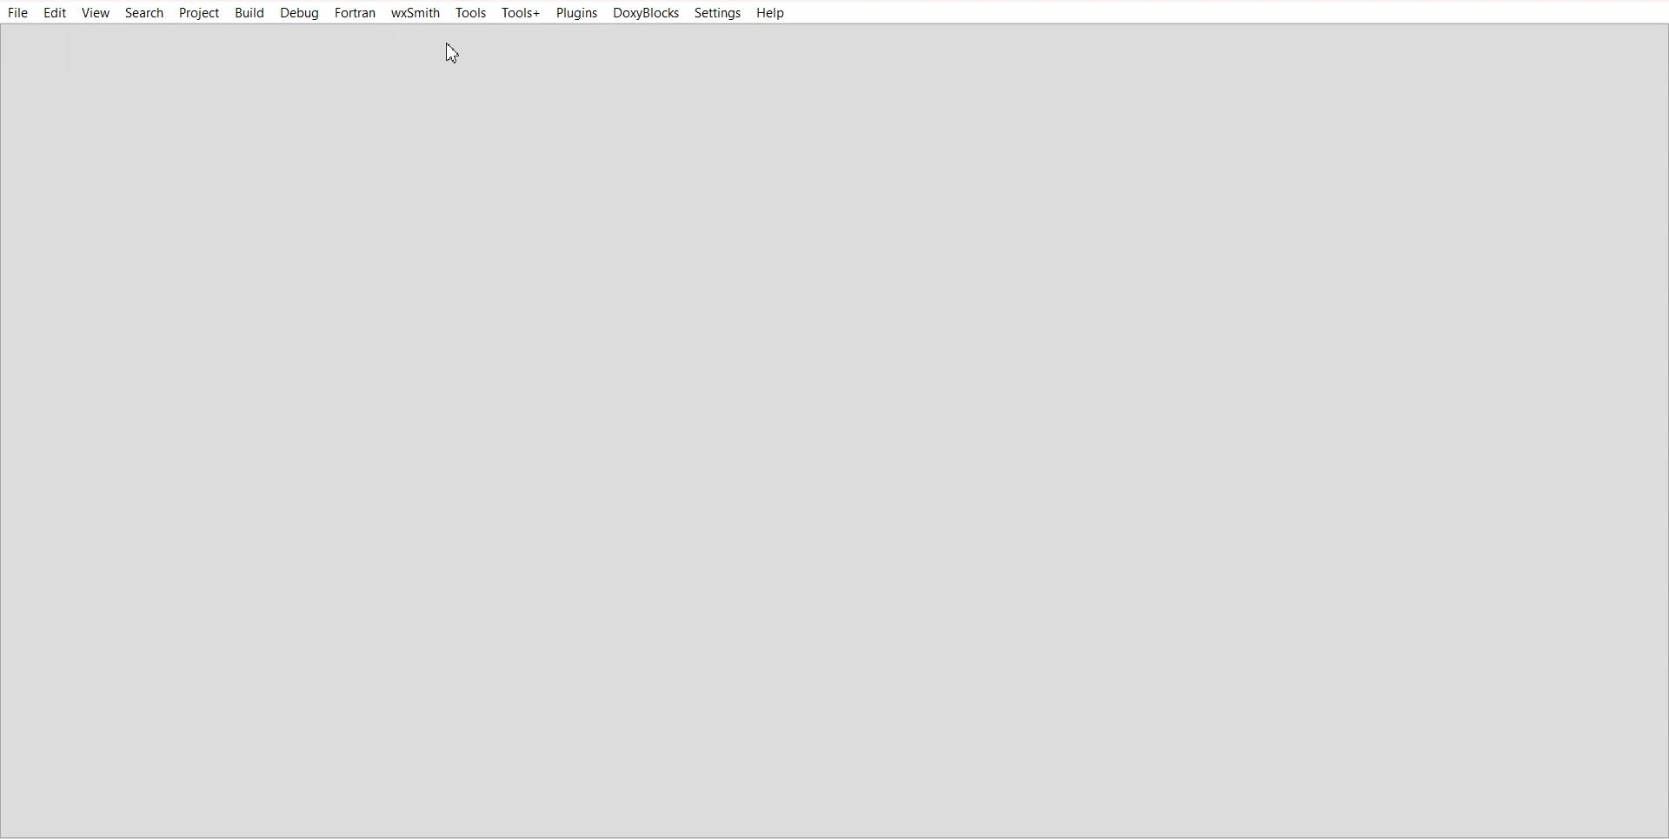 This screenshot has width=1669, height=839. I want to click on View, so click(96, 13).